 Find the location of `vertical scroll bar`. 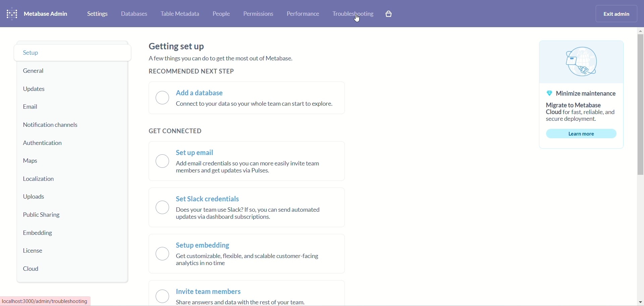

vertical scroll bar is located at coordinates (640, 168).